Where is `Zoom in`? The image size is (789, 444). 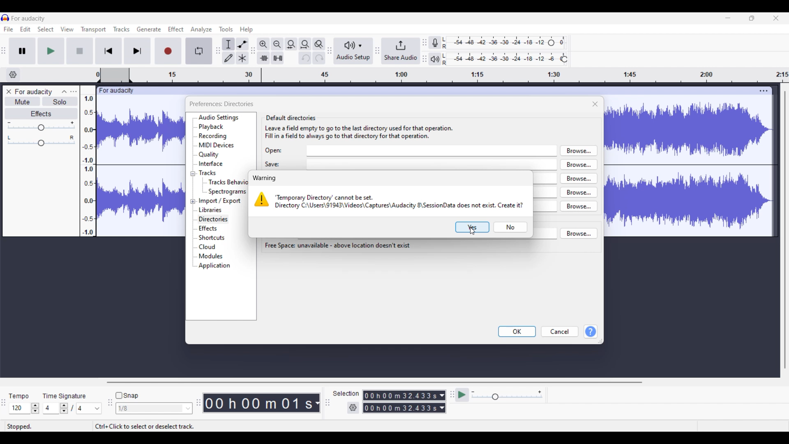 Zoom in is located at coordinates (263, 44).